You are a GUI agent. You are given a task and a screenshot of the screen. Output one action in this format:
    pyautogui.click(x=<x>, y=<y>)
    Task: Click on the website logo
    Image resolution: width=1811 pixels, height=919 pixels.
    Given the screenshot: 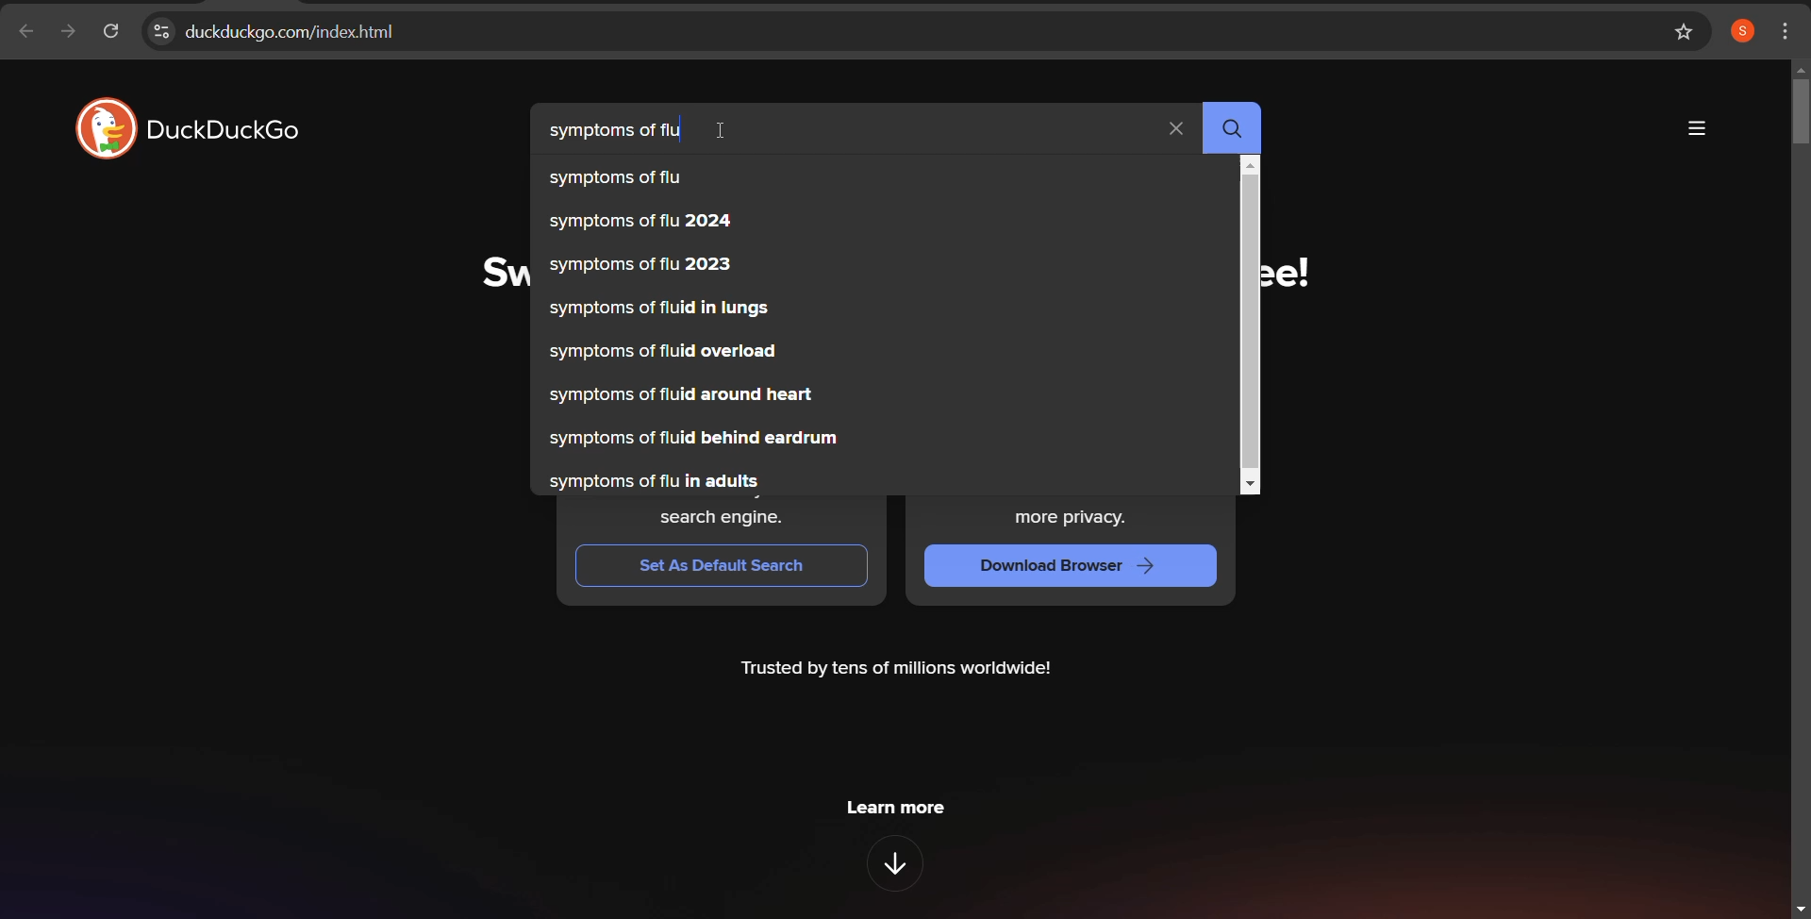 What is the action you would take?
    pyautogui.click(x=194, y=127)
    